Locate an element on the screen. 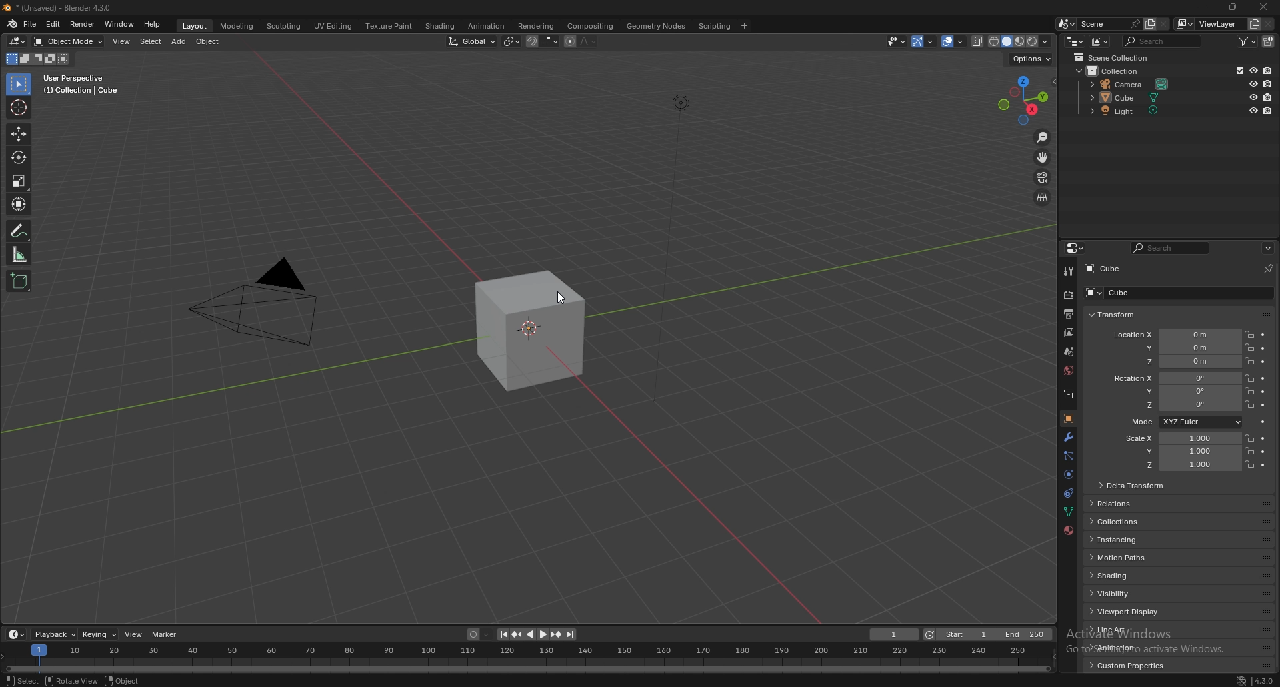 The image size is (1280, 687). add layer is located at coordinates (1150, 23).